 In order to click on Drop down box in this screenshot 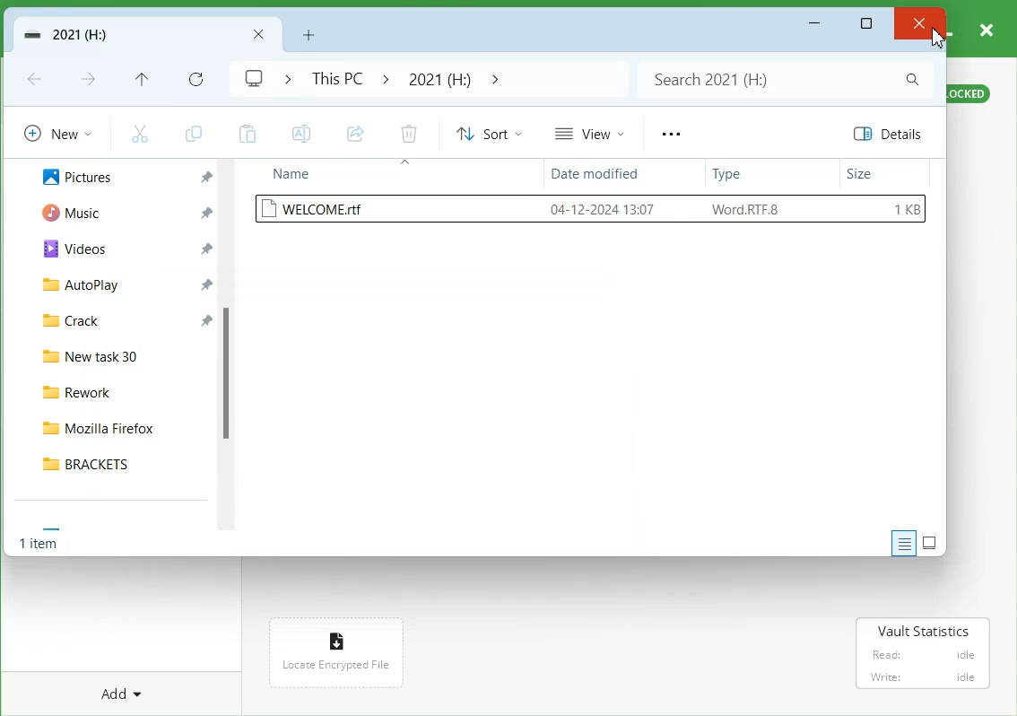, I will do `click(386, 78)`.